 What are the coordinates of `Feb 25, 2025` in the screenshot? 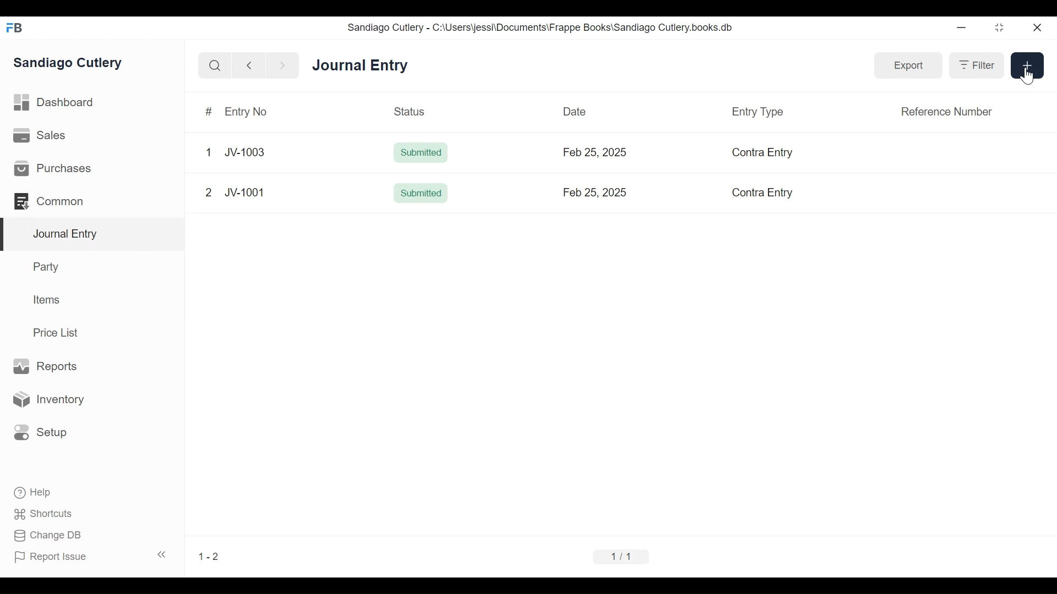 It's located at (595, 192).